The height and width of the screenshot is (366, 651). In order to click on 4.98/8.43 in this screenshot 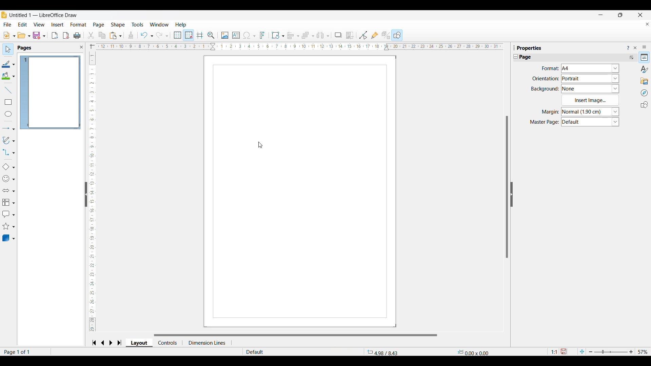, I will do `click(384, 351)`.